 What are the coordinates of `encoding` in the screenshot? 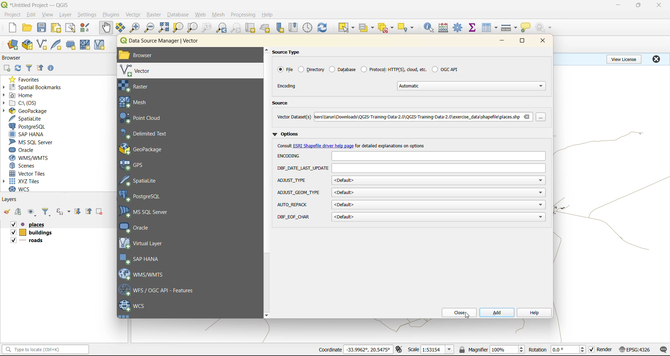 It's located at (291, 156).